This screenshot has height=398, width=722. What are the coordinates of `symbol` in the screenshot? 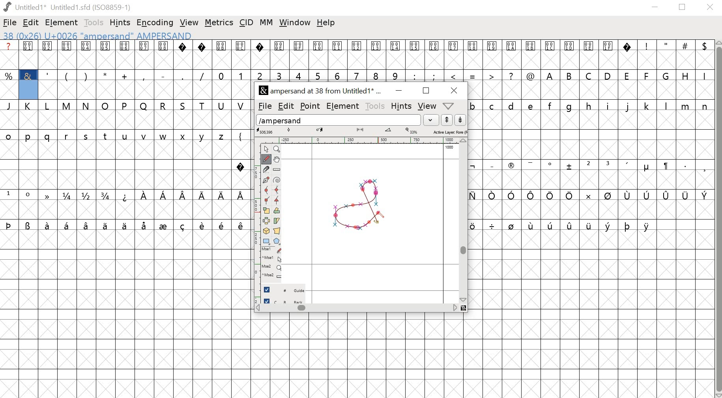 It's located at (68, 225).